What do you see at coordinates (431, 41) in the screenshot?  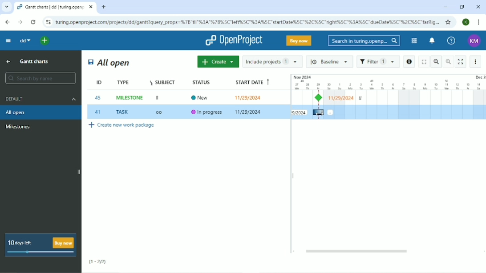 I see `To notification center` at bounding box center [431, 41].